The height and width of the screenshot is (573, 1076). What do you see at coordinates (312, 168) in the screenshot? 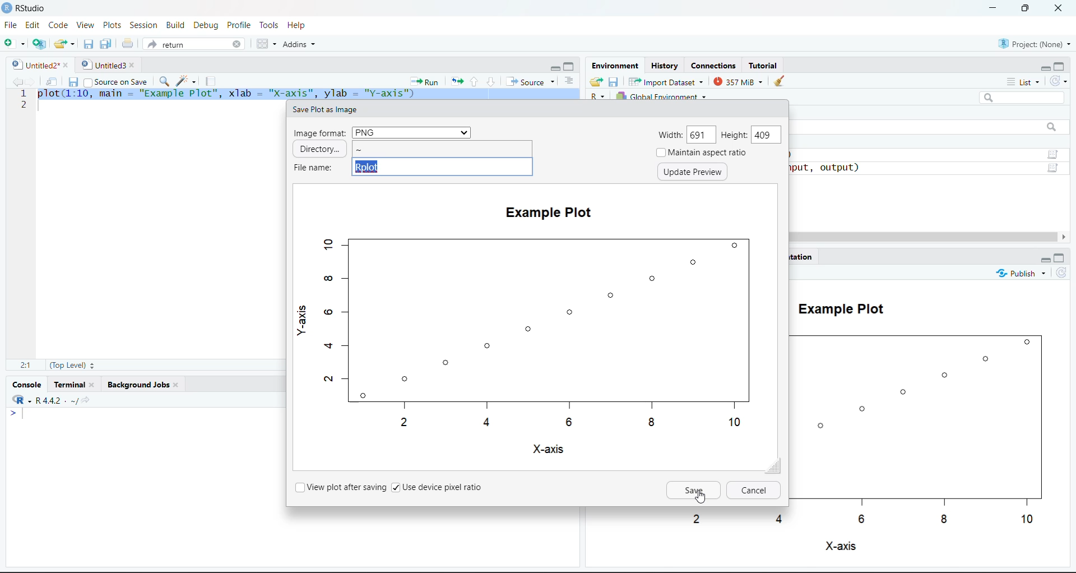
I see `File name:` at bounding box center [312, 168].